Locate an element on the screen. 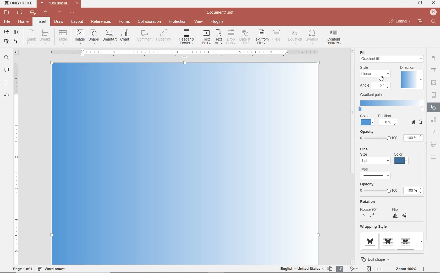 This screenshot has height=273, width=440. protection is located at coordinates (178, 22).